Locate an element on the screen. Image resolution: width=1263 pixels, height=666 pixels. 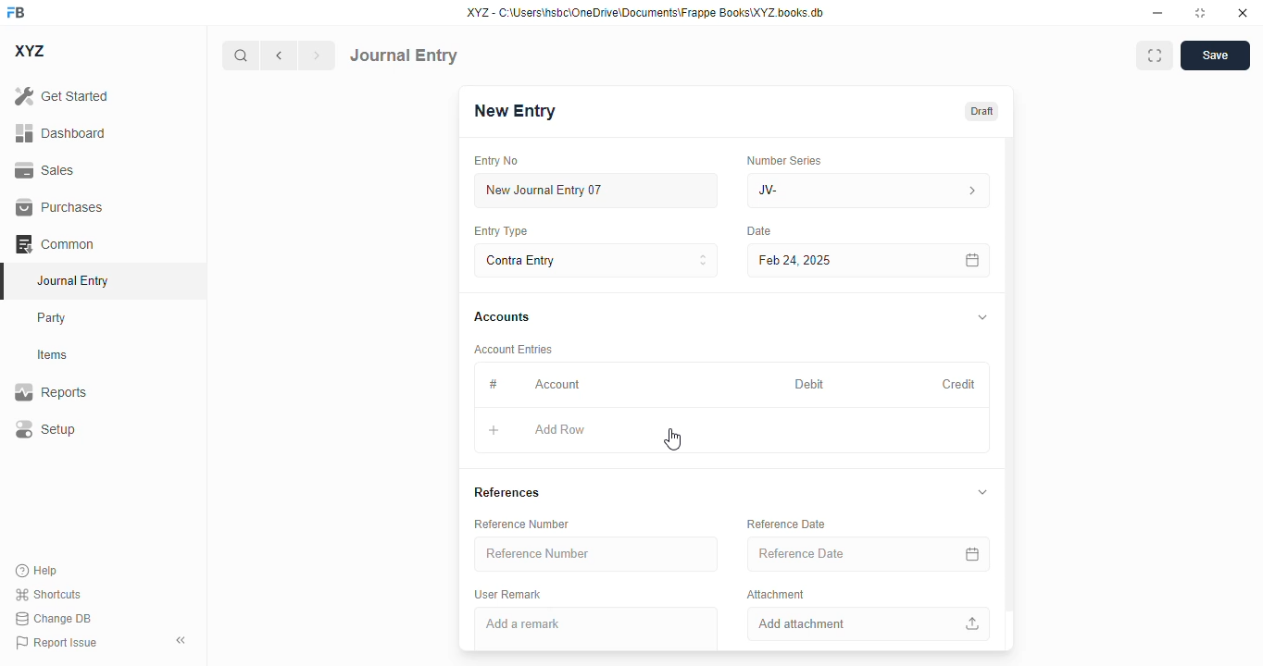
add row is located at coordinates (559, 429).